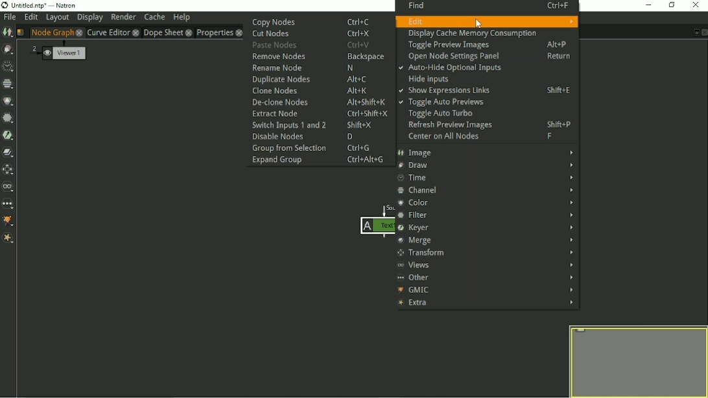 This screenshot has height=398, width=708. Describe the element at coordinates (8, 135) in the screenshot. I see `Keyer` at that location.